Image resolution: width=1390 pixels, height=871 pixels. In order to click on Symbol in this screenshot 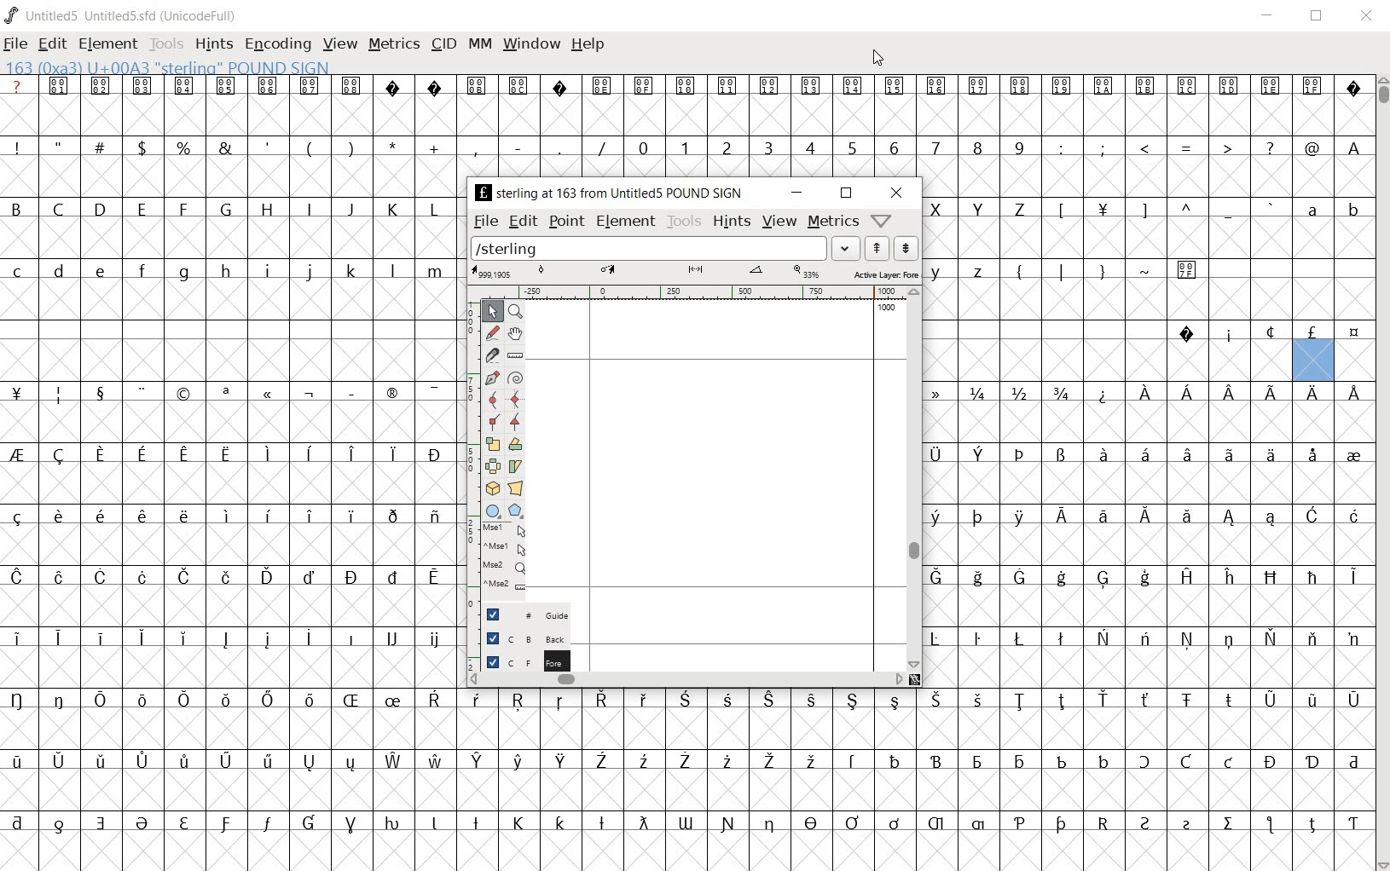, I will do `click(978, 700)`.